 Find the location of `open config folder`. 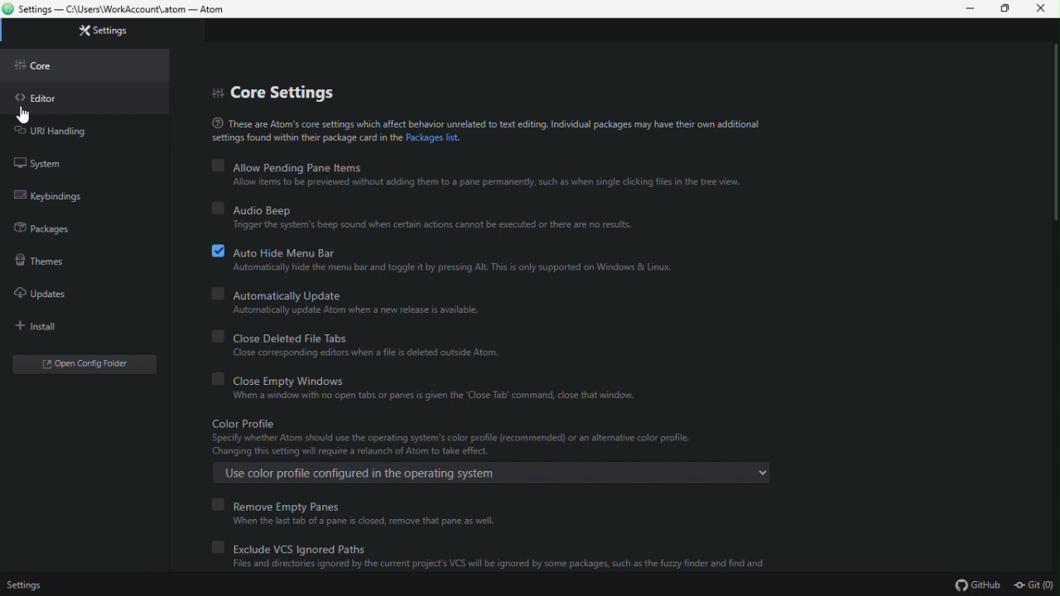

open config folder is located at coordinates (89, 366).